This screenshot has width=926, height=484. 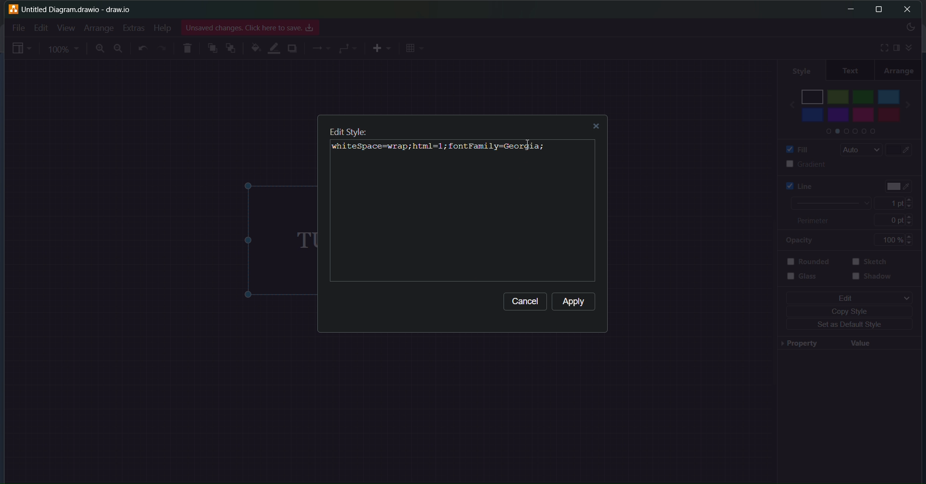 What do you see at coordinates (905, 150) in the screenshot?
I see `fill color` at bounding box center [905, 150].